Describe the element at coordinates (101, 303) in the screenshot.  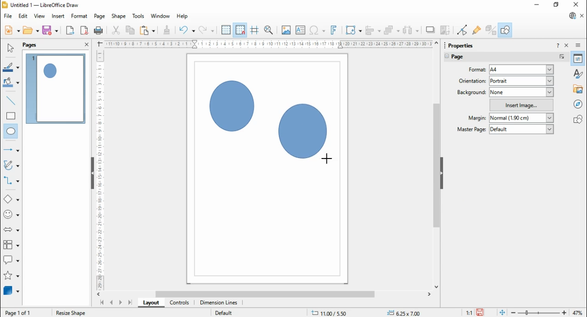
I see `first page` at that location.